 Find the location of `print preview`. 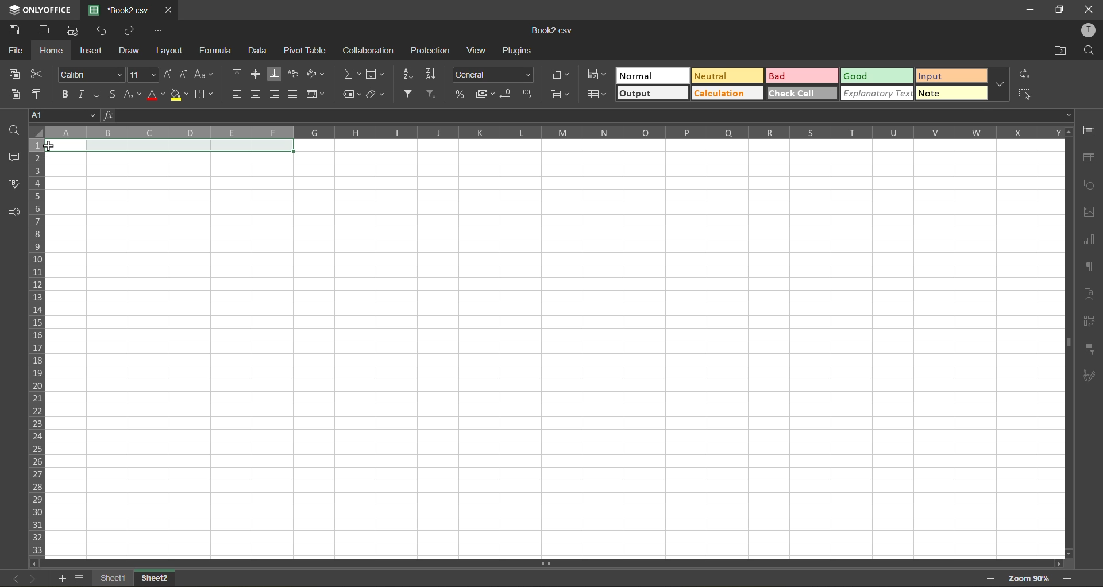

print preview is located at coordinates (75, 30).